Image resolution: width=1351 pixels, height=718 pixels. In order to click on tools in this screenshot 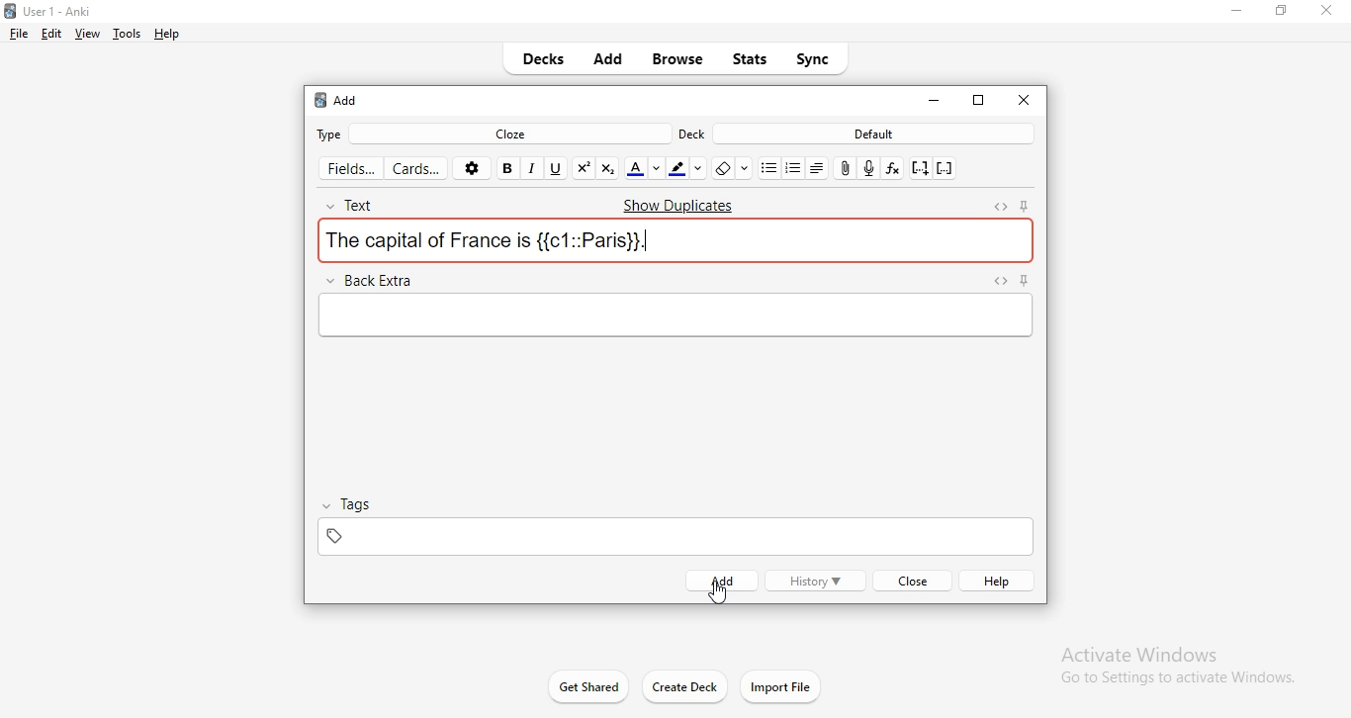, I will do `click(127, 36)`.